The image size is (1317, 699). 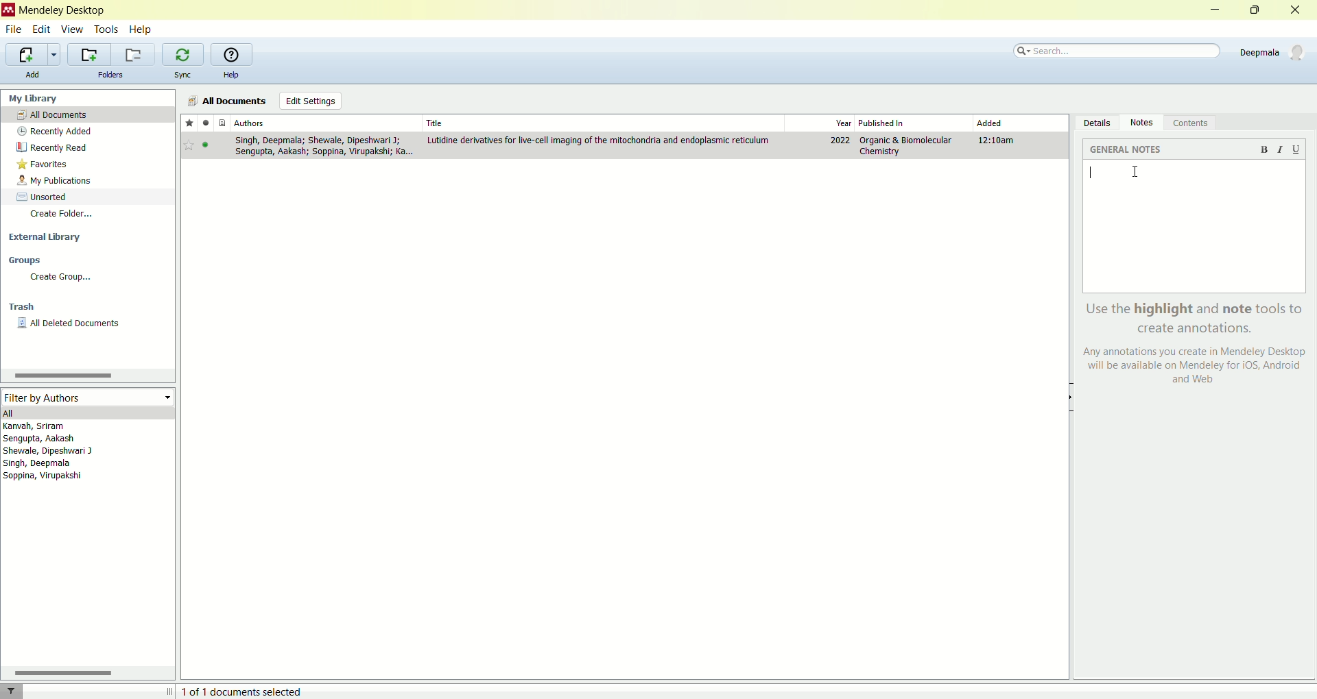 I want to click on filter documents by authors, tags or publication, so click(x=20, y=691).